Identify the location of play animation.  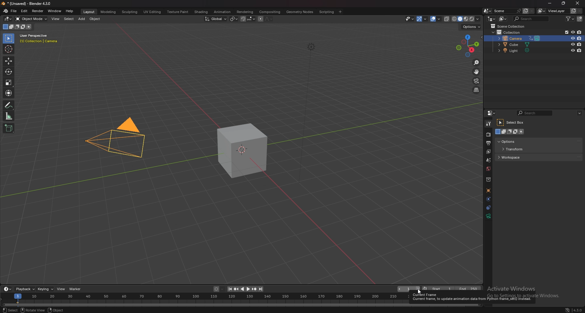
(246, 289).